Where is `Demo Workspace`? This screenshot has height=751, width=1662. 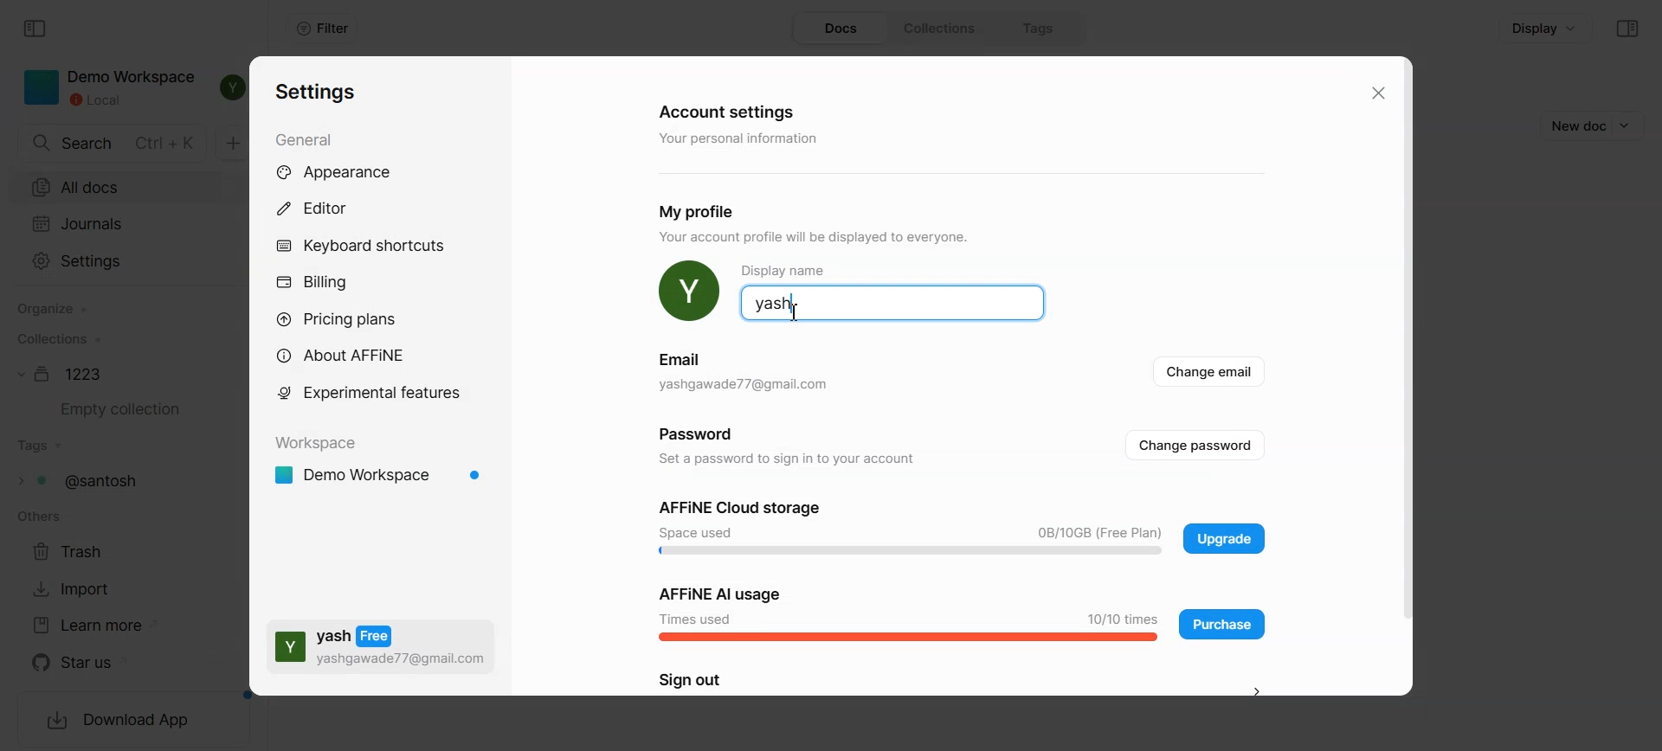 Demo Workspace is located at coordinates (110, 88).